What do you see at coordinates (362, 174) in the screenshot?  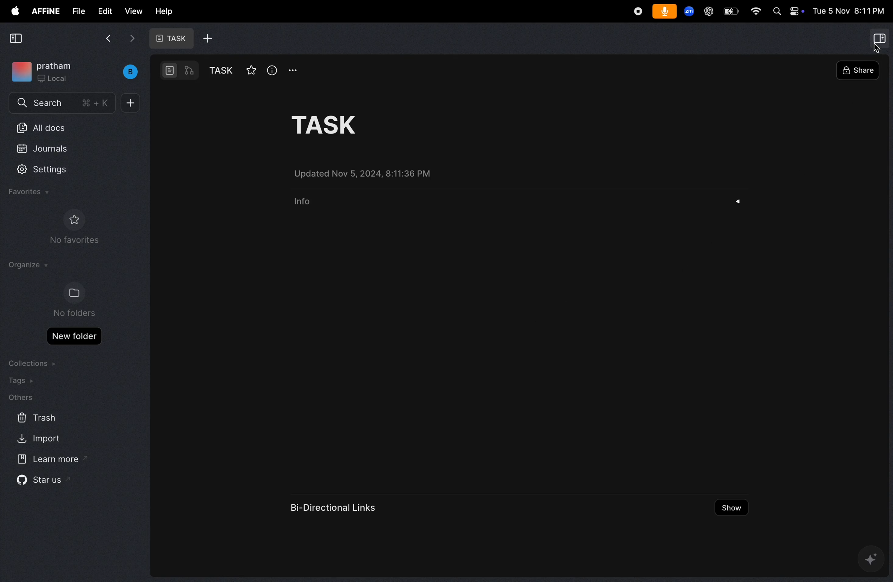 I see `updated` at bounding box center [362, 174].